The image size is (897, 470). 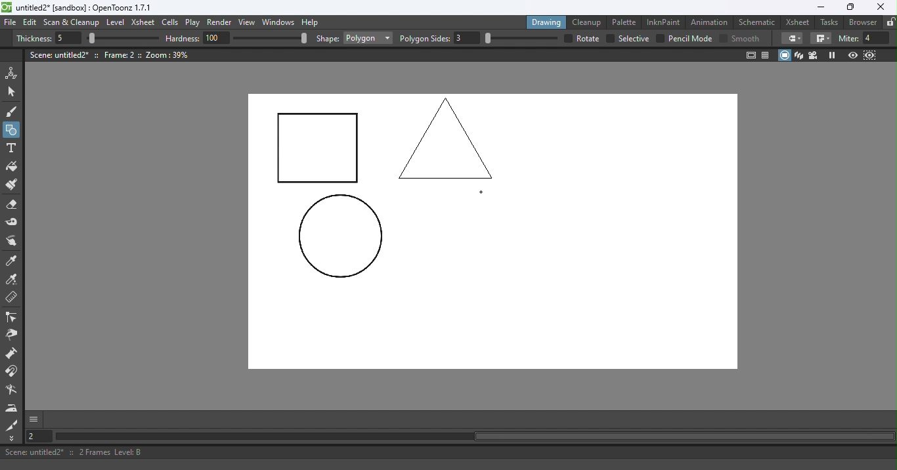 I want to click on Tasks, so click(x=830, y=22).